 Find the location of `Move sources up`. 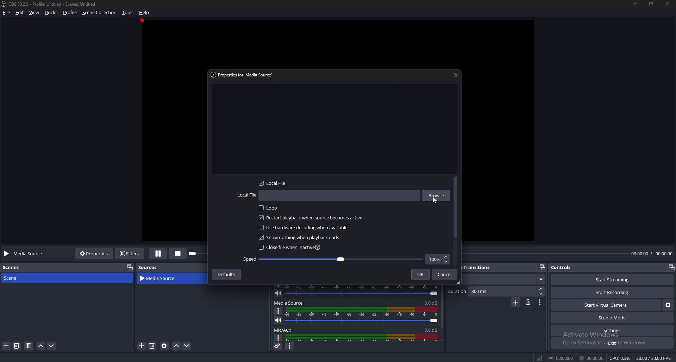

Move sources up is located at coordinates (177, 346).